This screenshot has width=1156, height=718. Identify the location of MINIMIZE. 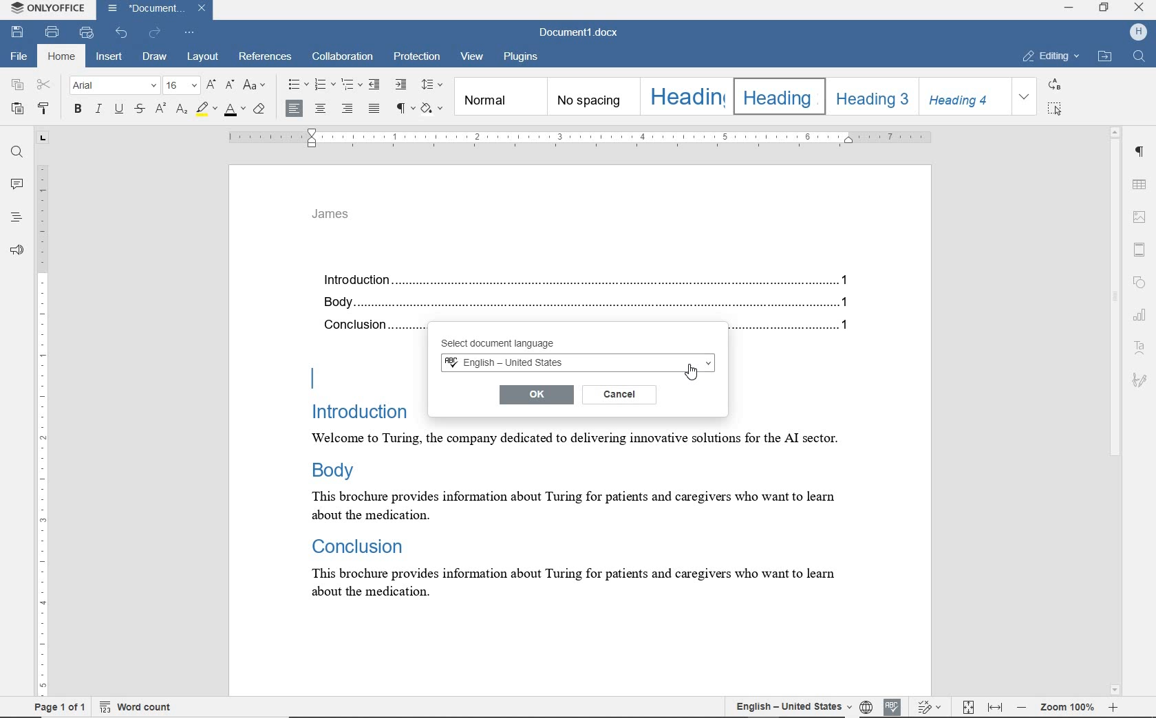
(1069, 10).